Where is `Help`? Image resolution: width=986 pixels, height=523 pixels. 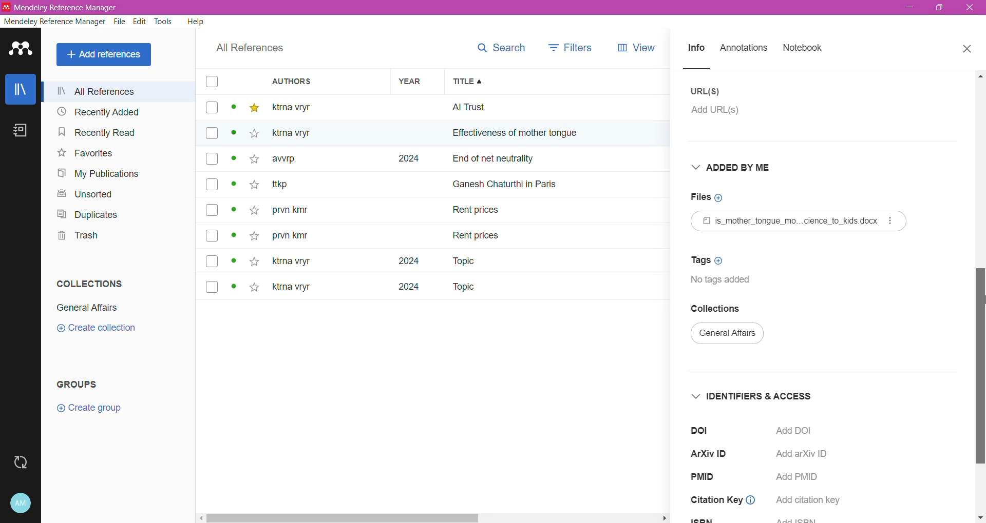
Help is located at coordinates (196, 21).